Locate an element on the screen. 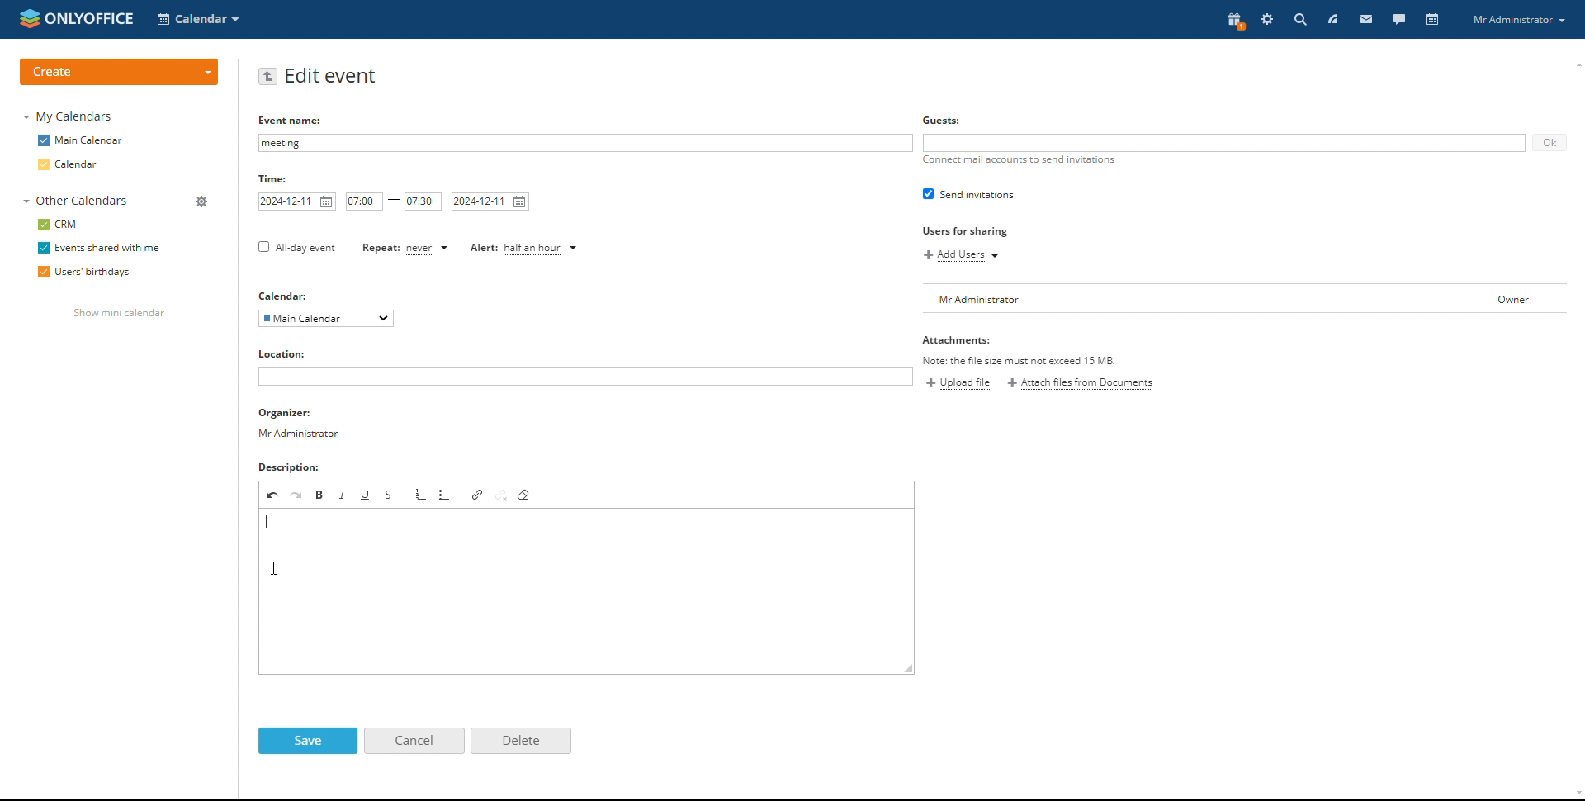 This screenshot has width=1585, height=801. strikethrough is located at coordinates (390, 495).